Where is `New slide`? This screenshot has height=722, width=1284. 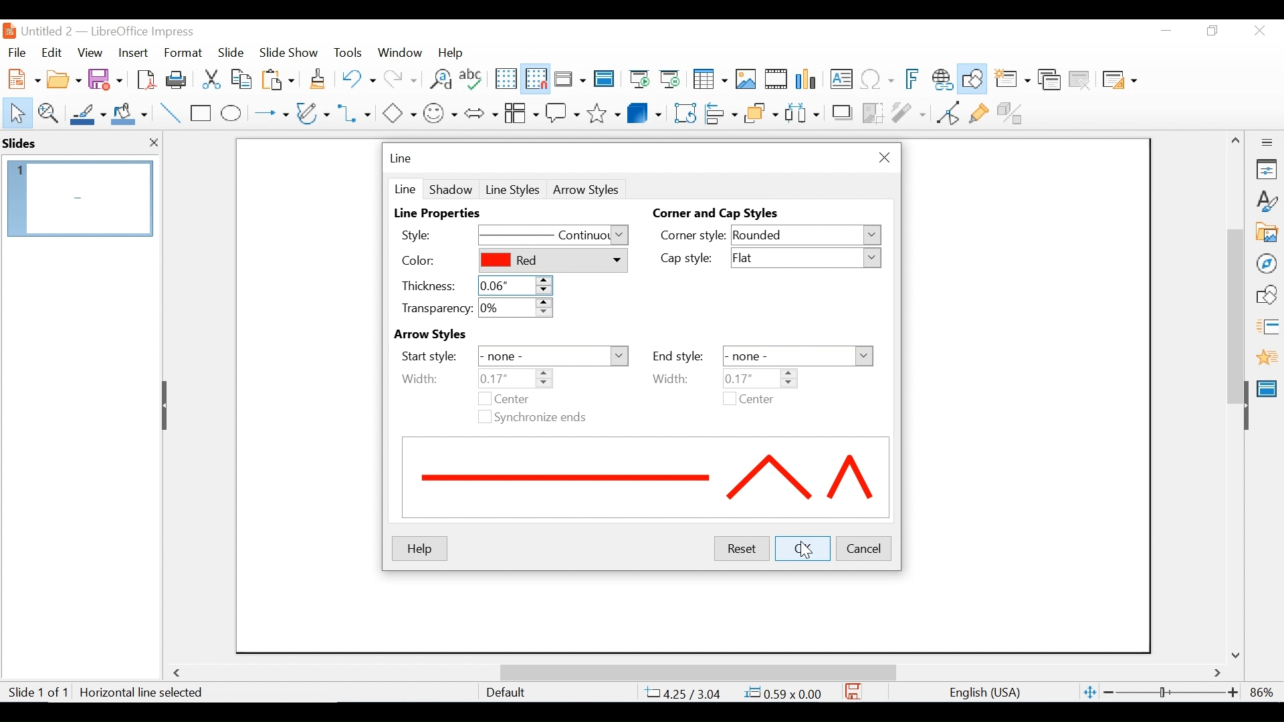
New slide is located at coordinates (1012, 80).